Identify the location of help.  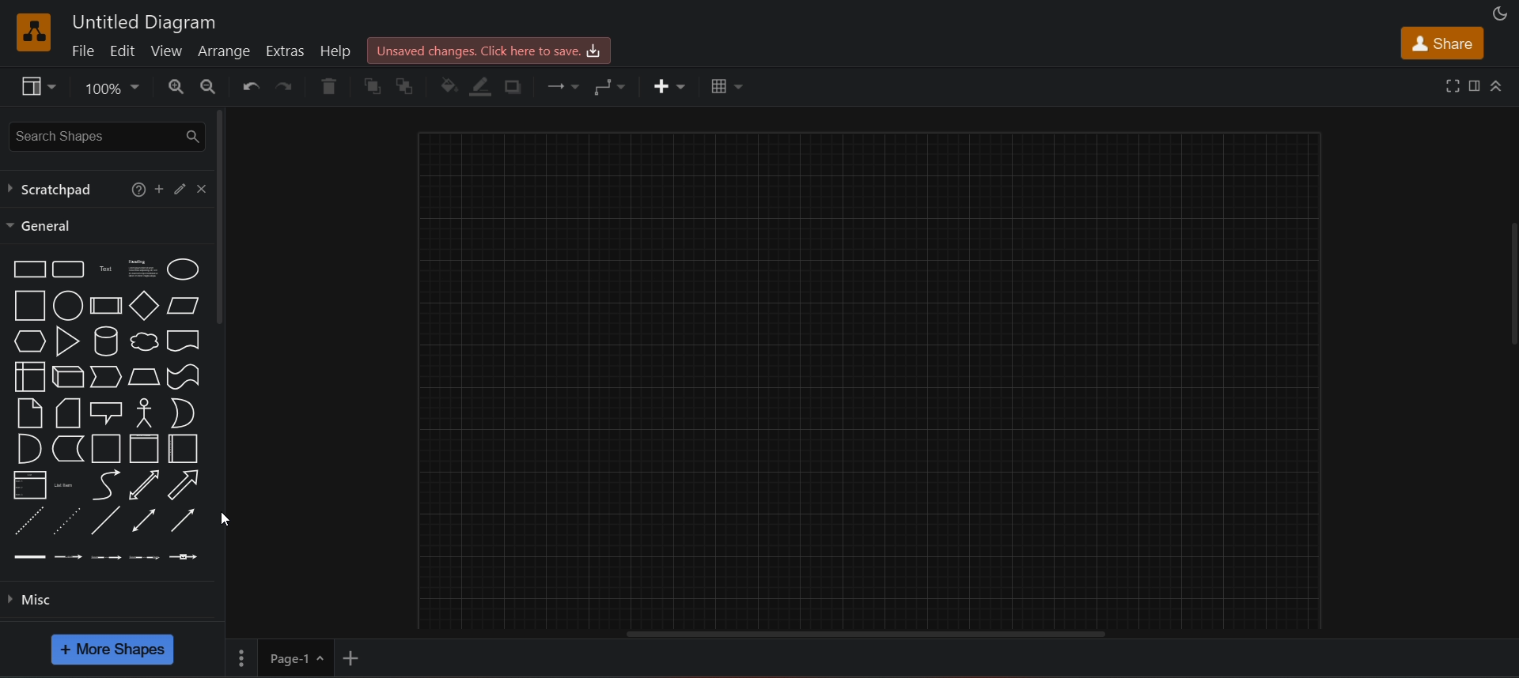
(136, 188).